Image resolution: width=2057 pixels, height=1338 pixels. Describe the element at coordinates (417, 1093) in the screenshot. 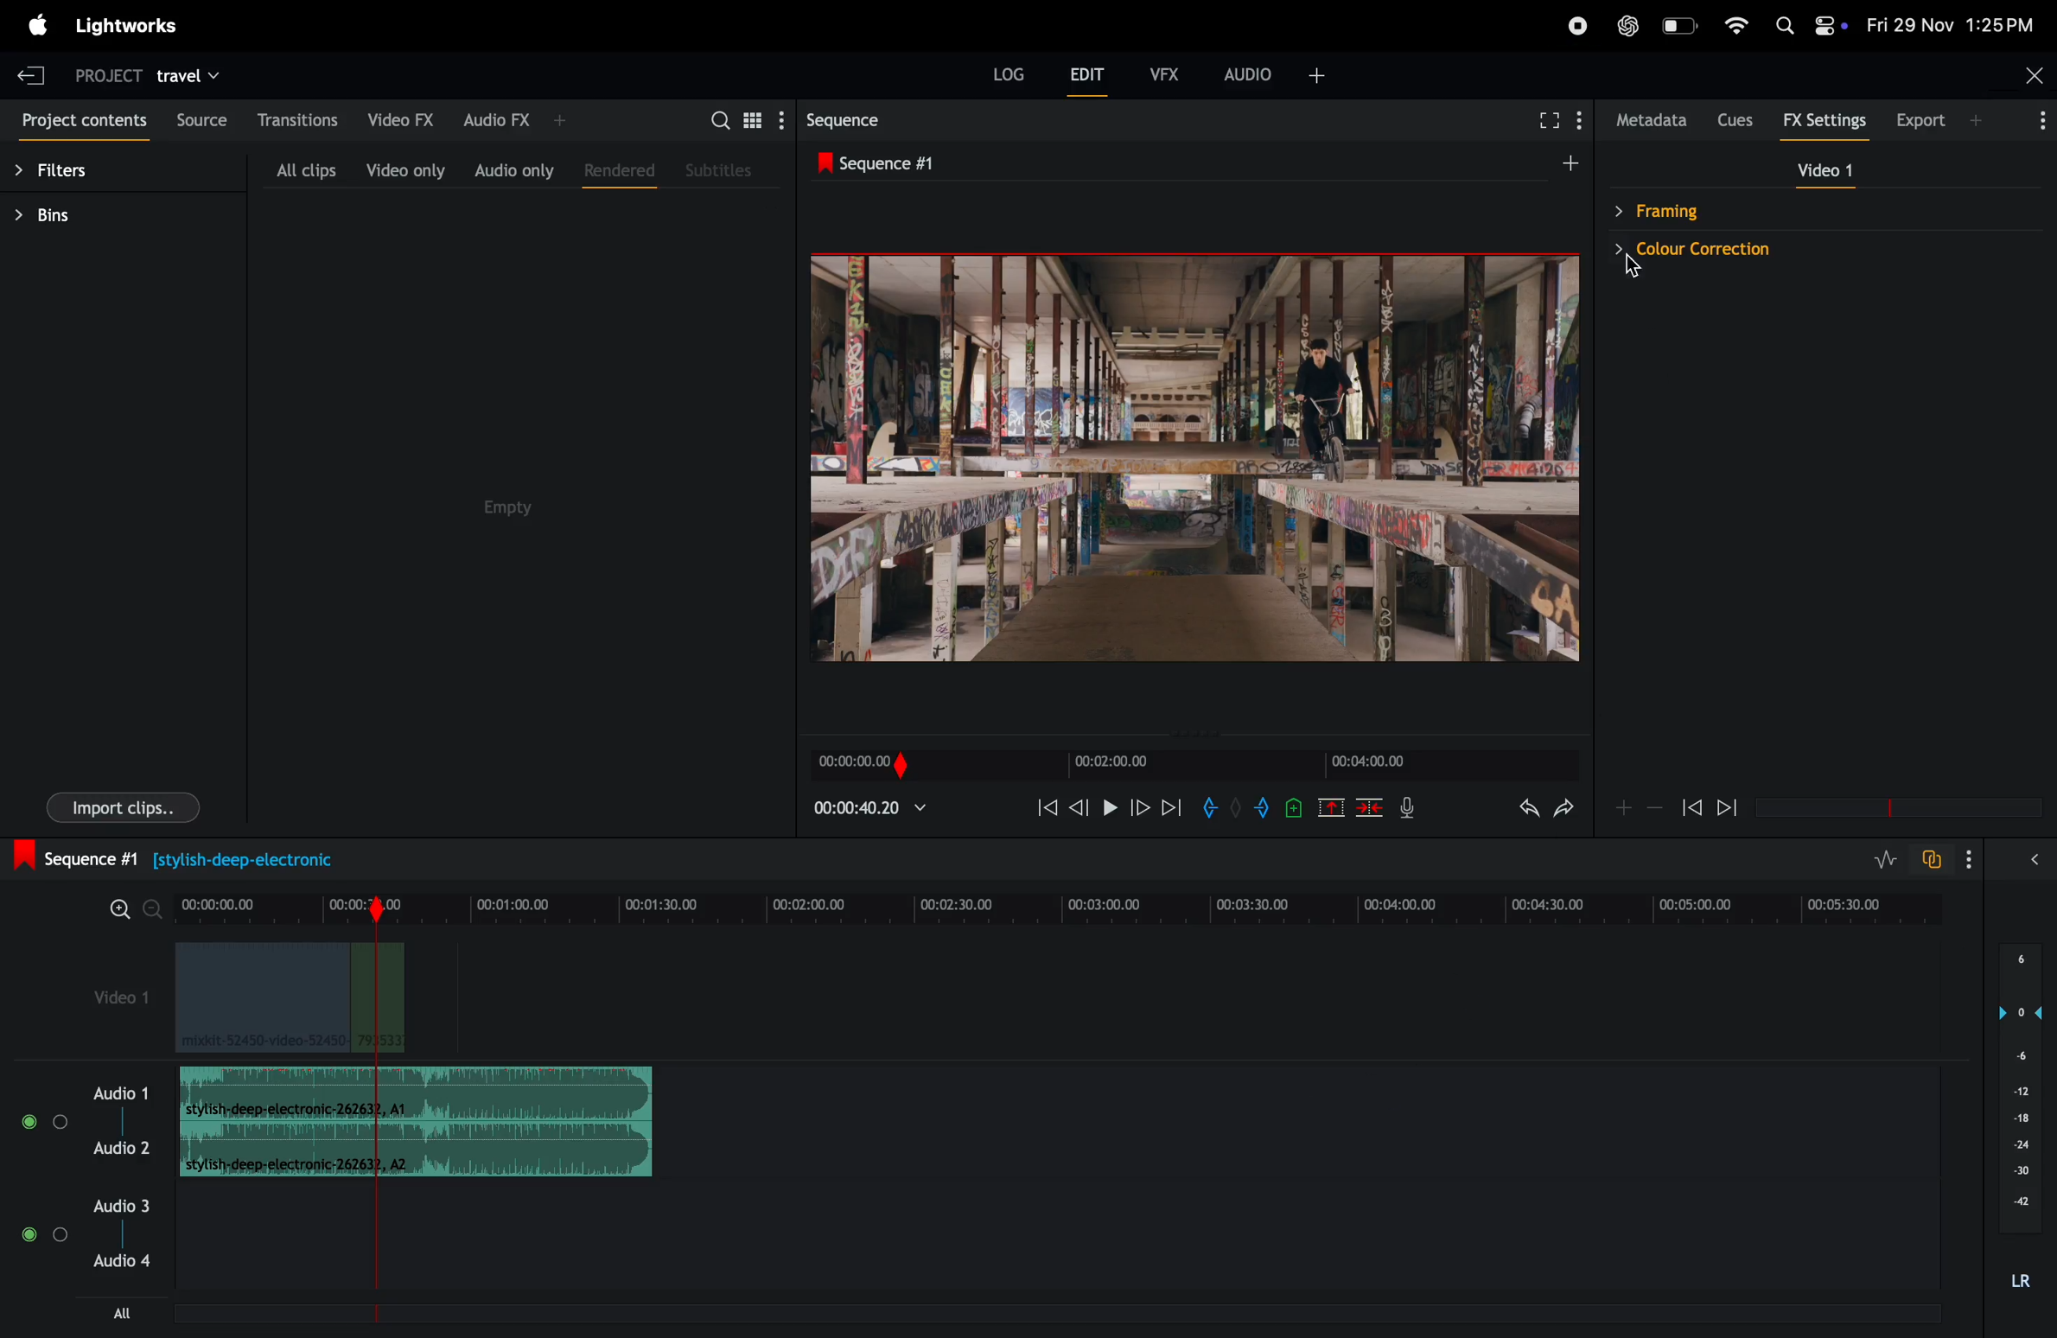

I see `audio clip` at that location.